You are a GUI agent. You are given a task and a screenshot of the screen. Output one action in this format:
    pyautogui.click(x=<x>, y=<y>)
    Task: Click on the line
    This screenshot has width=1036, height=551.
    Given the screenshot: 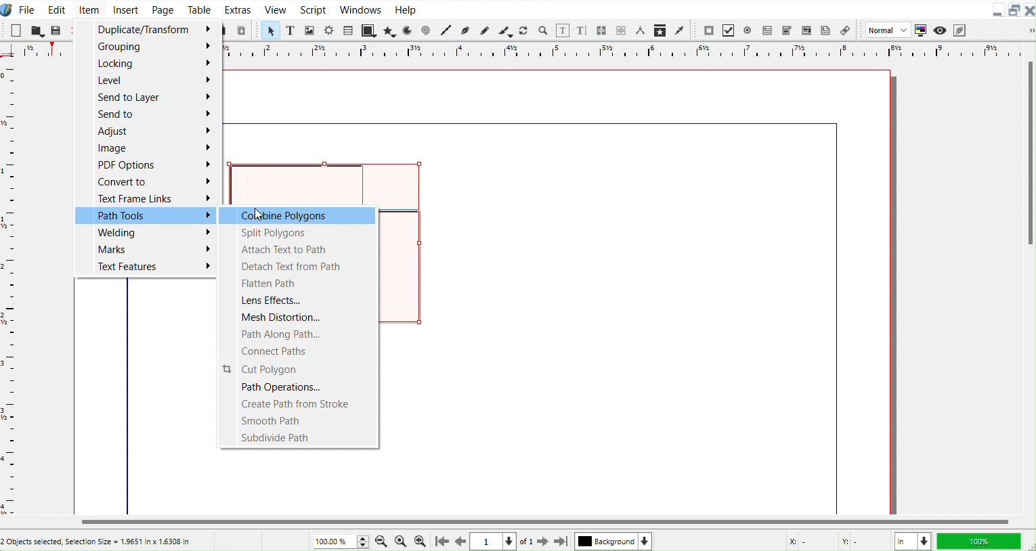 What is the action you would take?
    pyautogui.click(x=131, y=396)
    